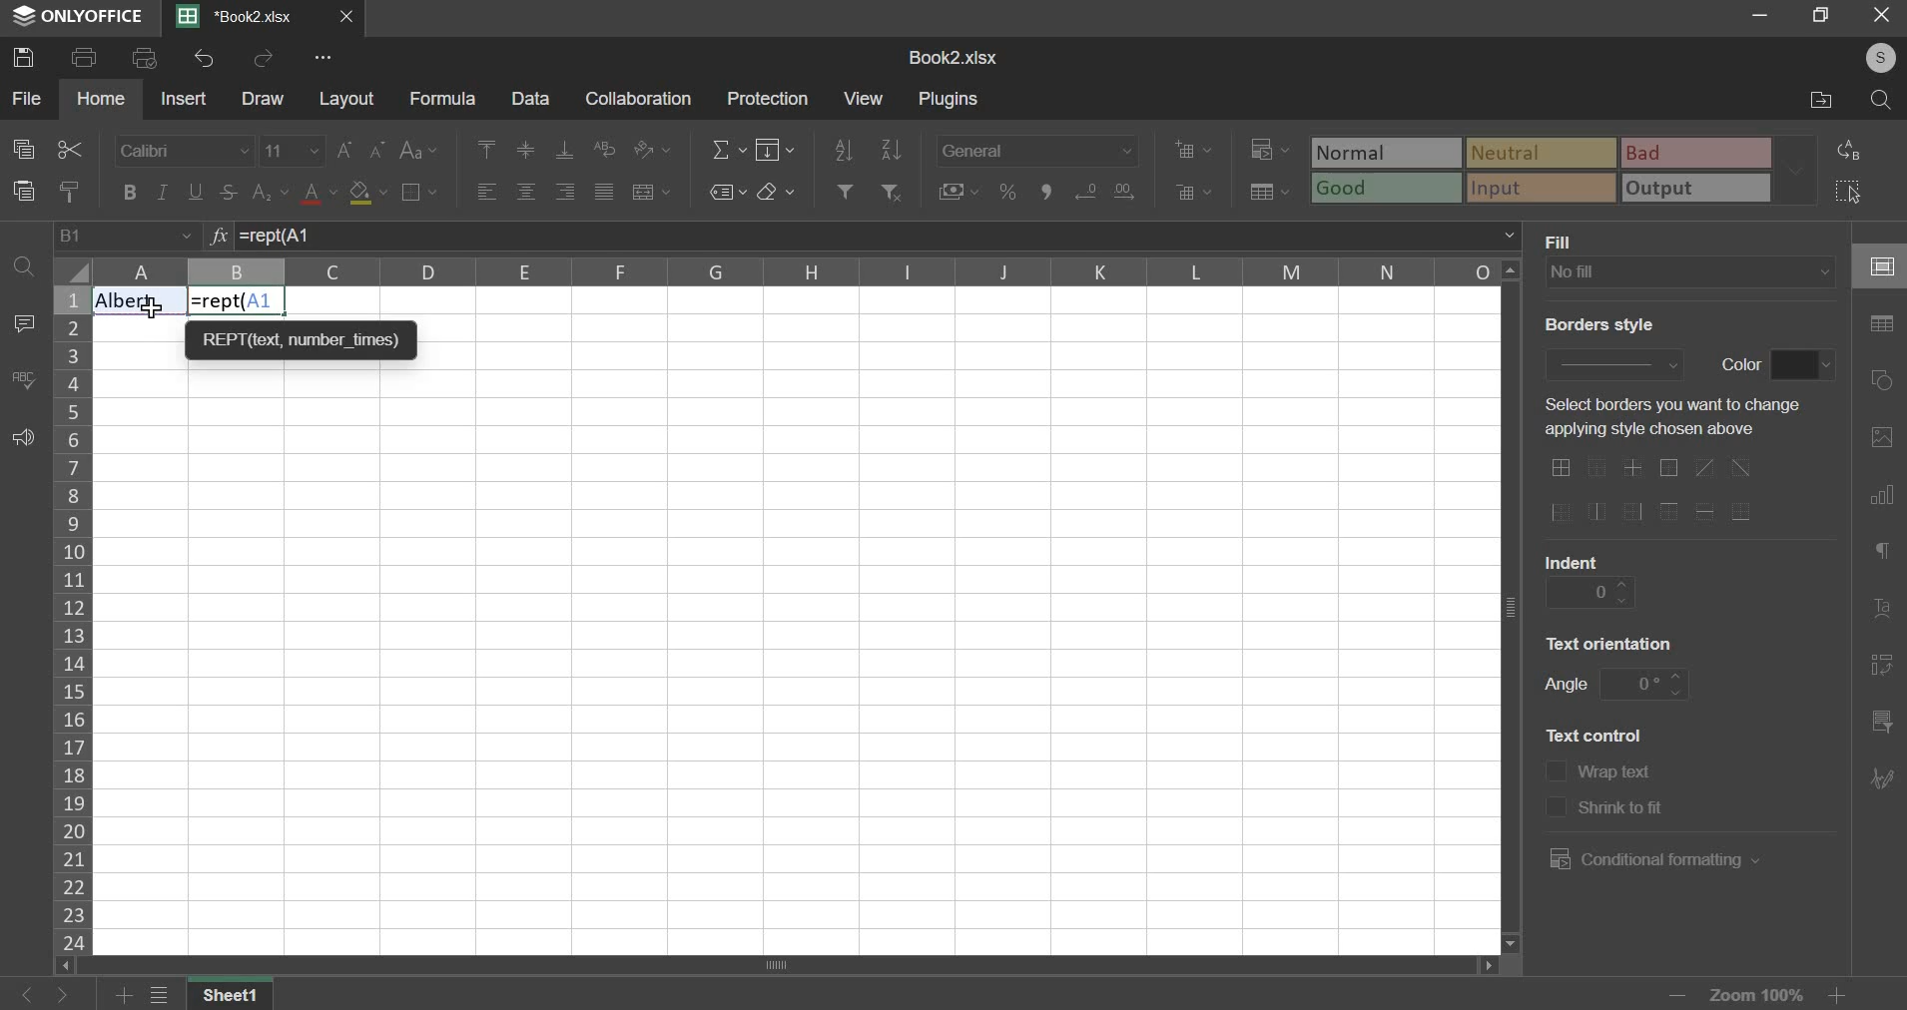  I want to click on text control, so click(1558, 787).